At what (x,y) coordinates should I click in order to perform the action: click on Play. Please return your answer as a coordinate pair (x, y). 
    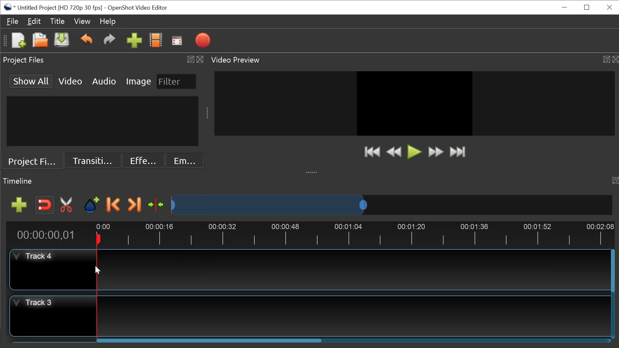
    Looking at the image, I should click on (414, 153).